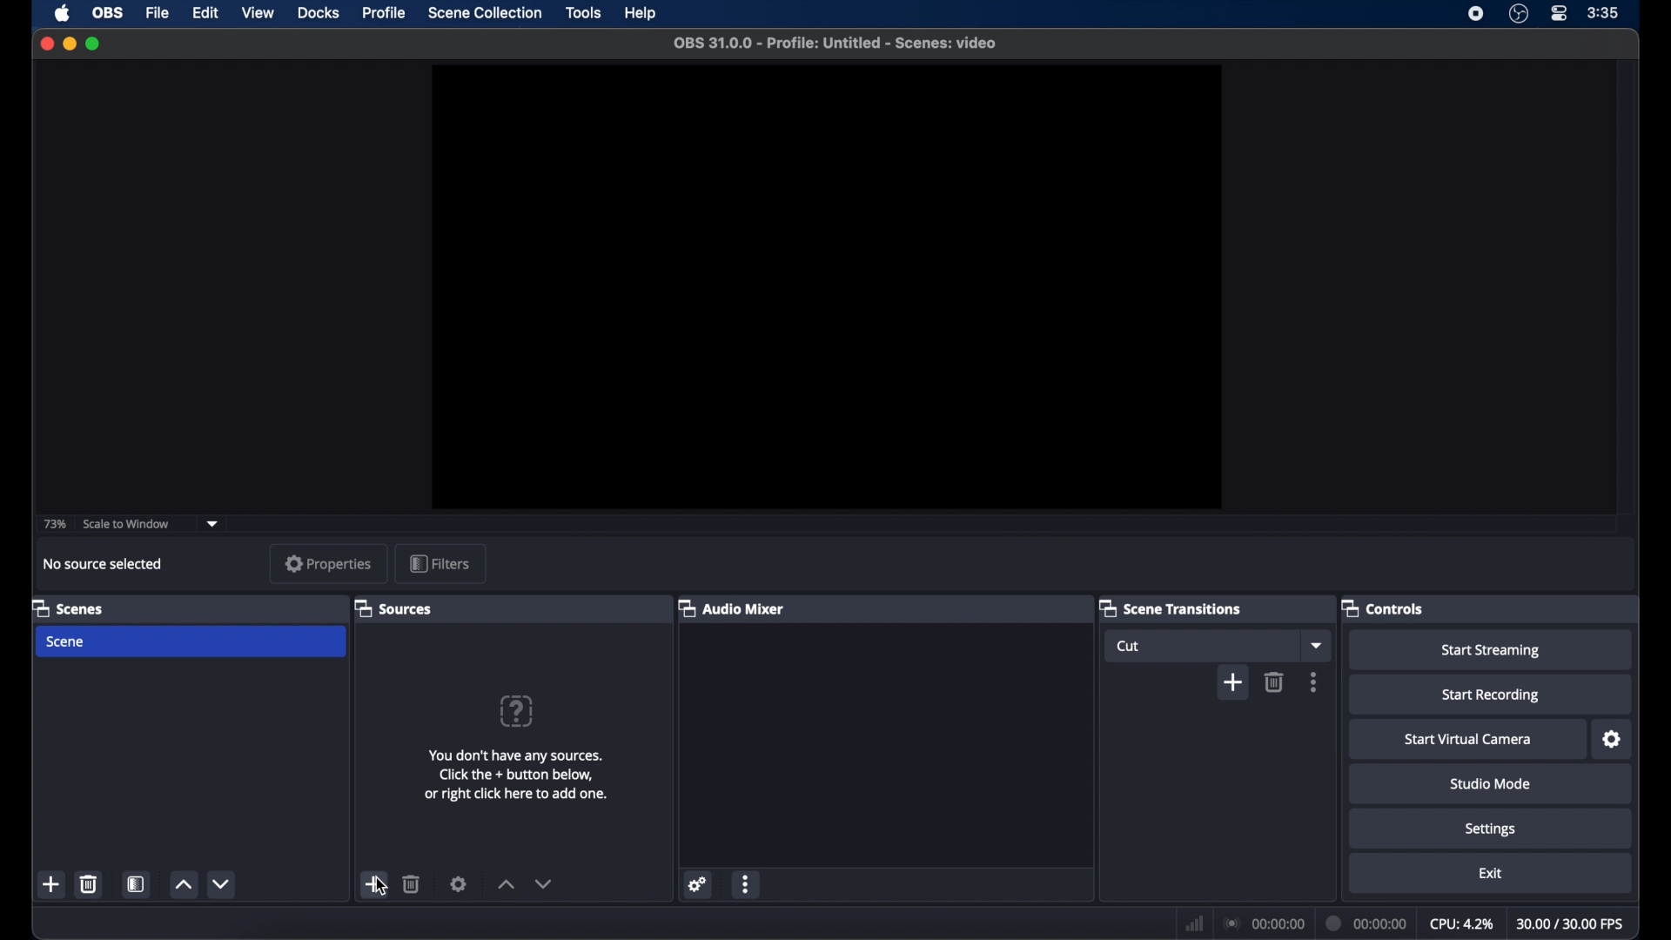 This screenshot has width=1671, height=940. What do you see at coordinates (94, 44) in the screenshot?
I see `maximize` at bounding box center [94, 44].